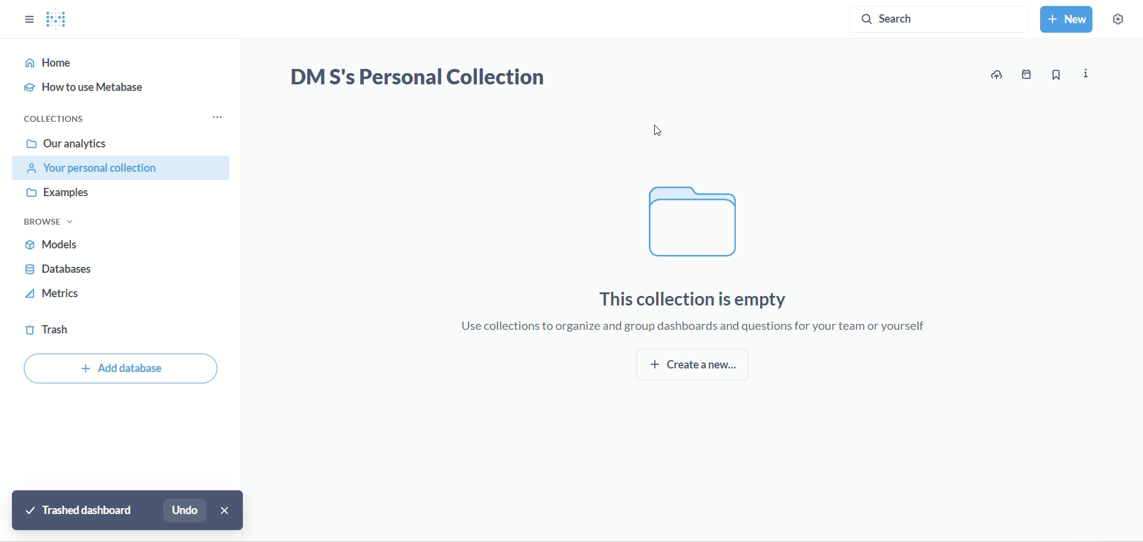 This screenshot has height=542, width=1143. I want to click on your personal collection, so click(124, 168).